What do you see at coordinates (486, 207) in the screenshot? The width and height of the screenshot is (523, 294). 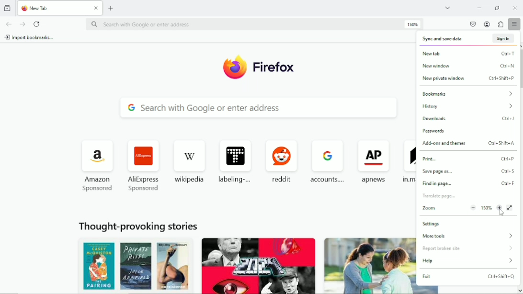 I see `150%` at bounding box center [486, 207].